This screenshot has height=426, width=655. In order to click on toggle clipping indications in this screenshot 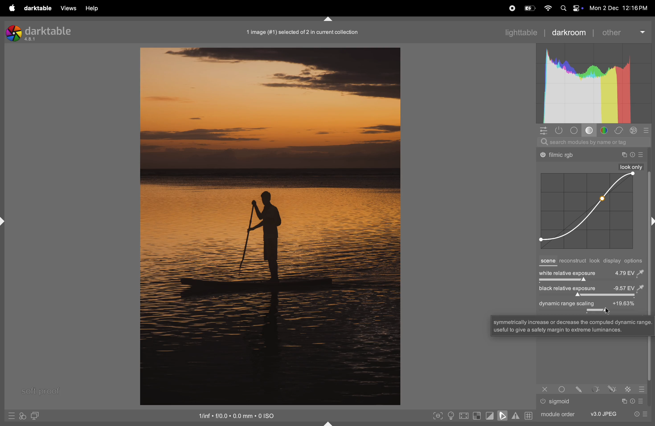, I will do `click(490, 416)`.